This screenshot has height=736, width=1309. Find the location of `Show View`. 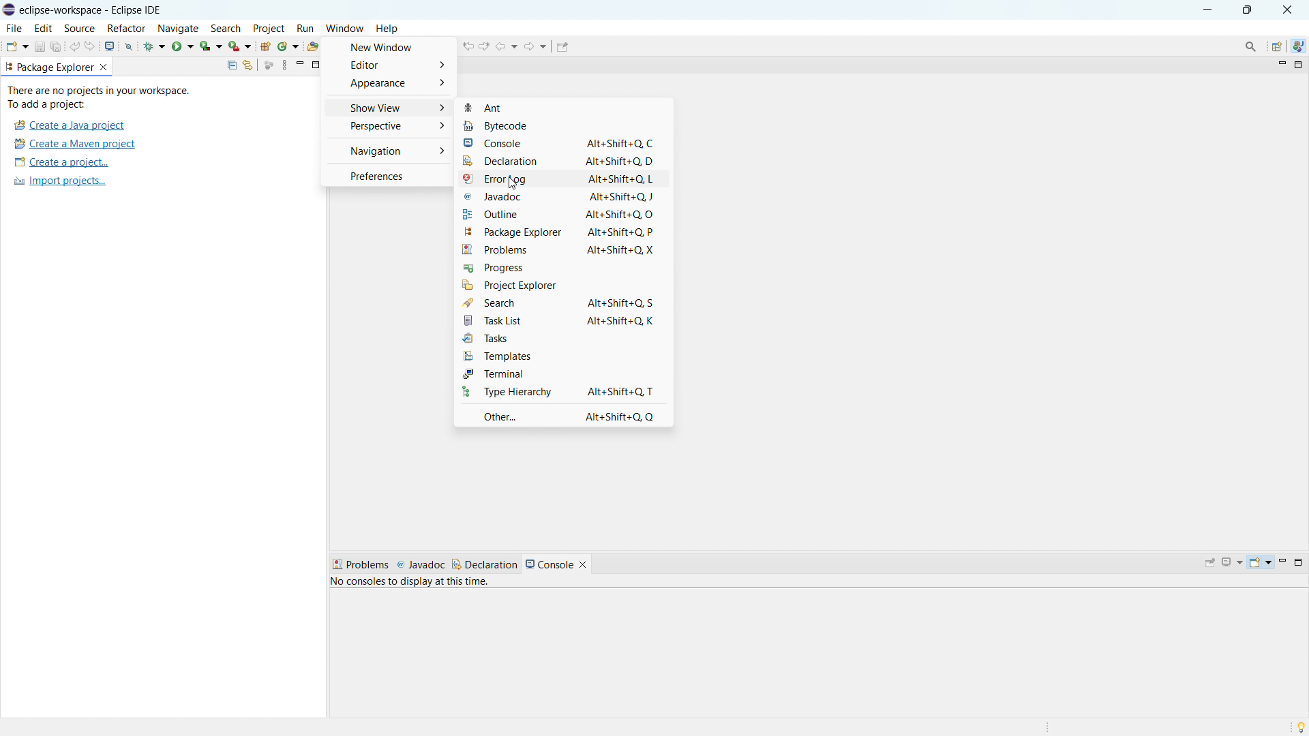

Show View is located at coordinates (395, 108).